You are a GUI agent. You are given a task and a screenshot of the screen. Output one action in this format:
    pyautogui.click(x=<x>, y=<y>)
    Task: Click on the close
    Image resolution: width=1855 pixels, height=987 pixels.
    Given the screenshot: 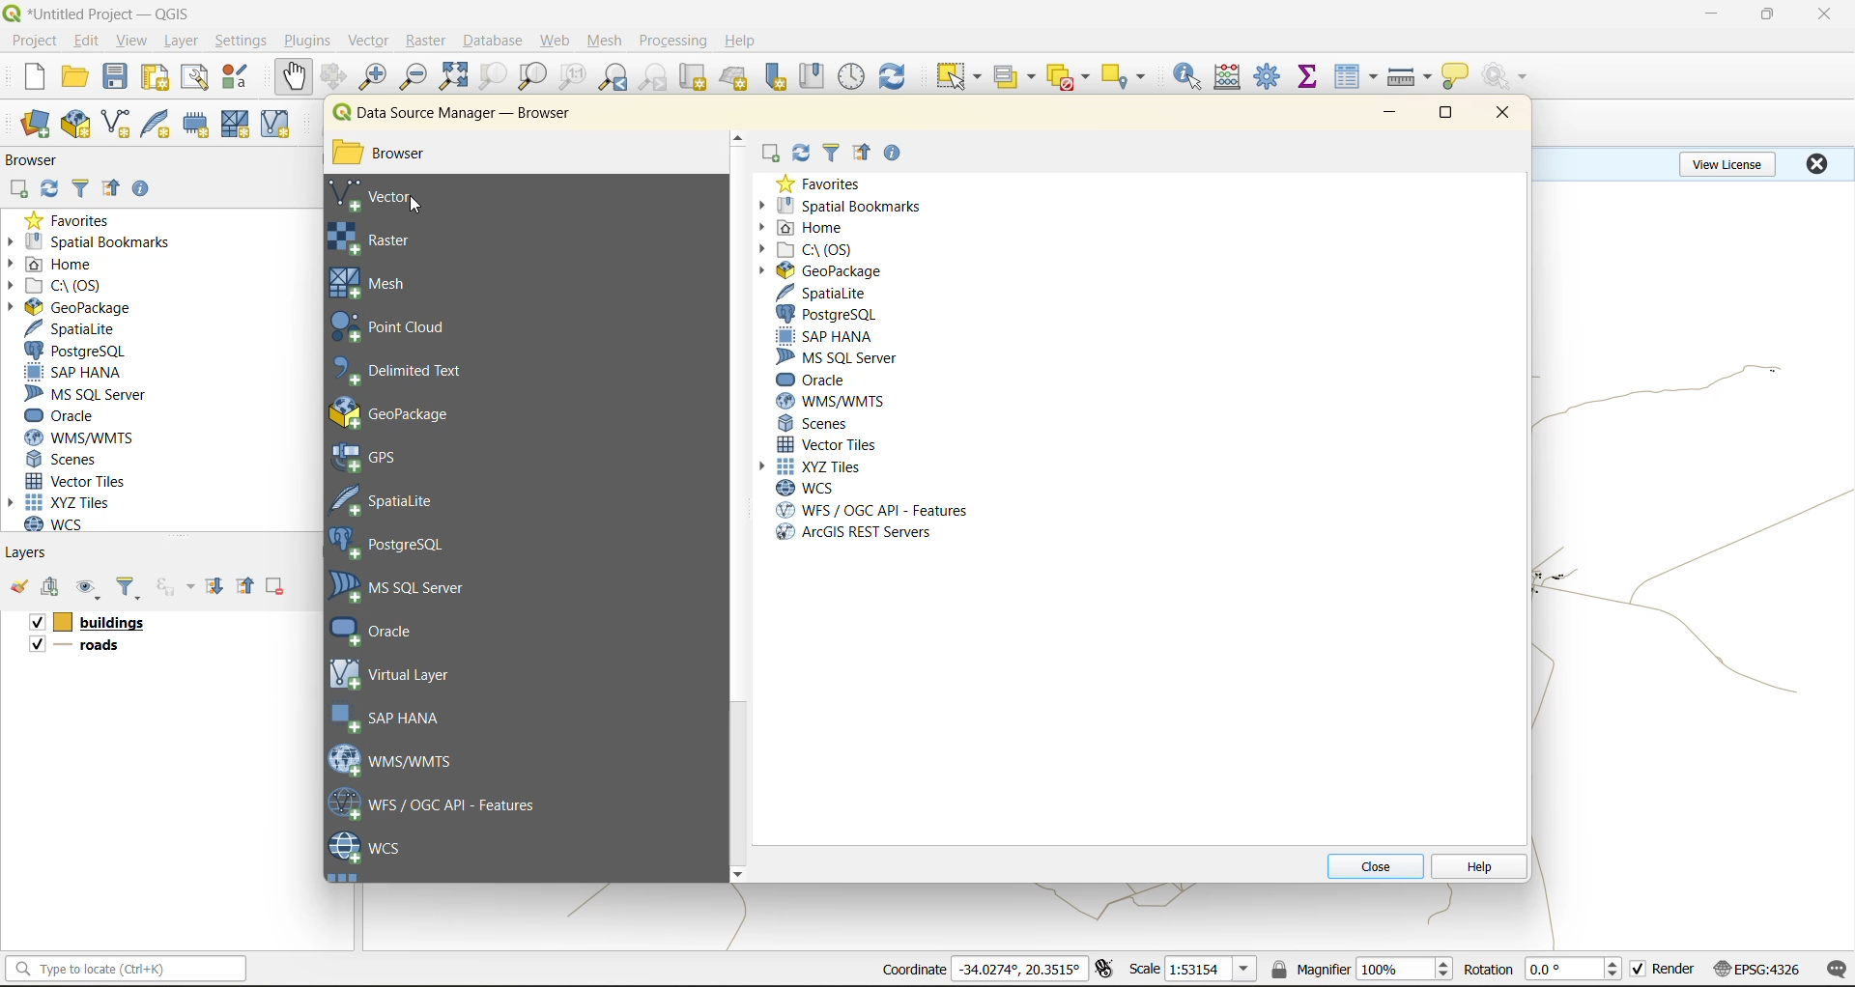 What is the action you would take?
    pyautogui.click(x=1816, y=163)
    